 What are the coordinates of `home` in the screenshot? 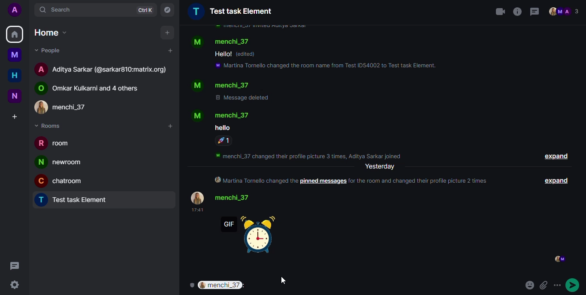 It's located at (15, 76).